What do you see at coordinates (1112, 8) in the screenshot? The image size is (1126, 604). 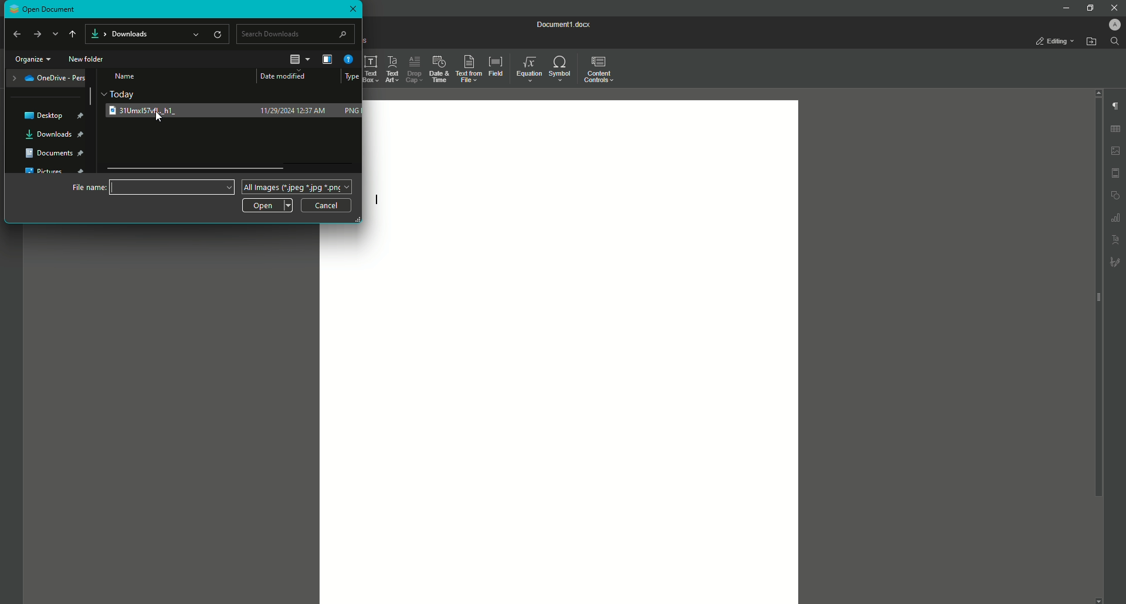 I see `Close` at bounding box center [1112, 8].